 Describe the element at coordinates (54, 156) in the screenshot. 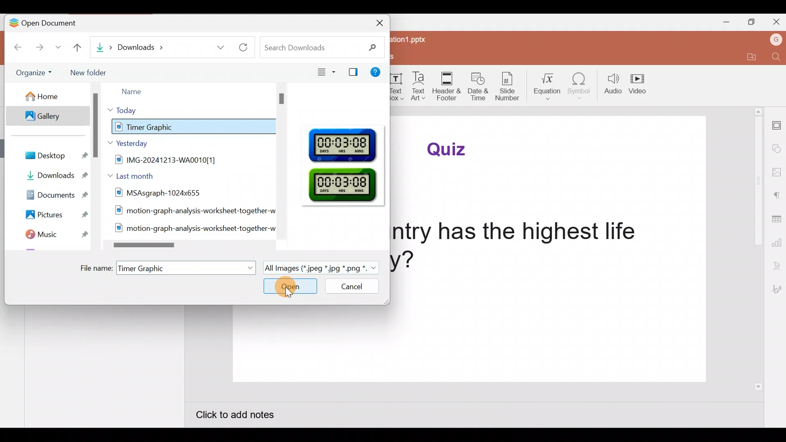

I see `Desktop` at that location.